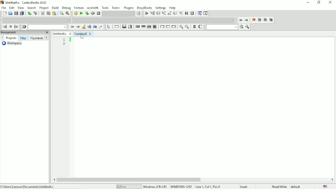 This screenshot has width=336, height=189. I want to click on Insert, so click(244, 187).